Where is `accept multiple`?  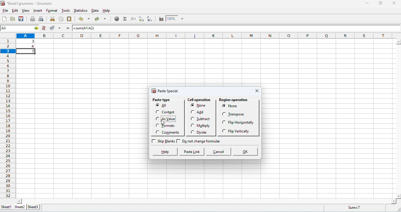 accept multiple is located at coordinates (60, 28).